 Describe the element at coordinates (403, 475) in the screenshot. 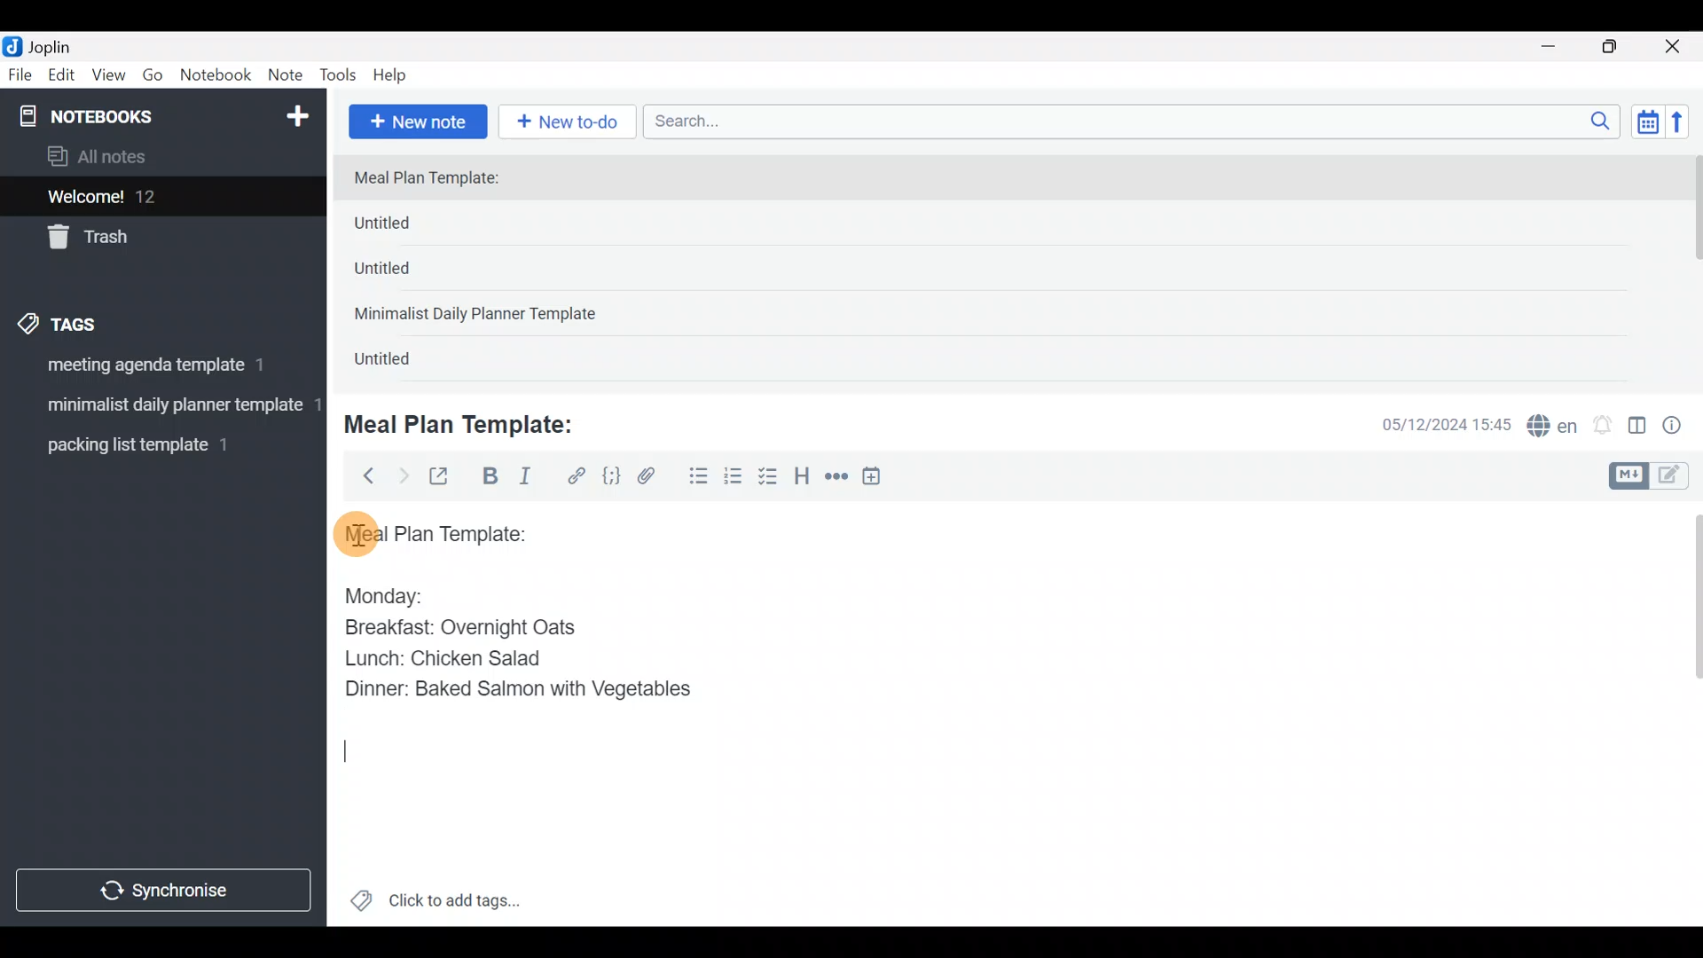

I see `Forward` at that location.